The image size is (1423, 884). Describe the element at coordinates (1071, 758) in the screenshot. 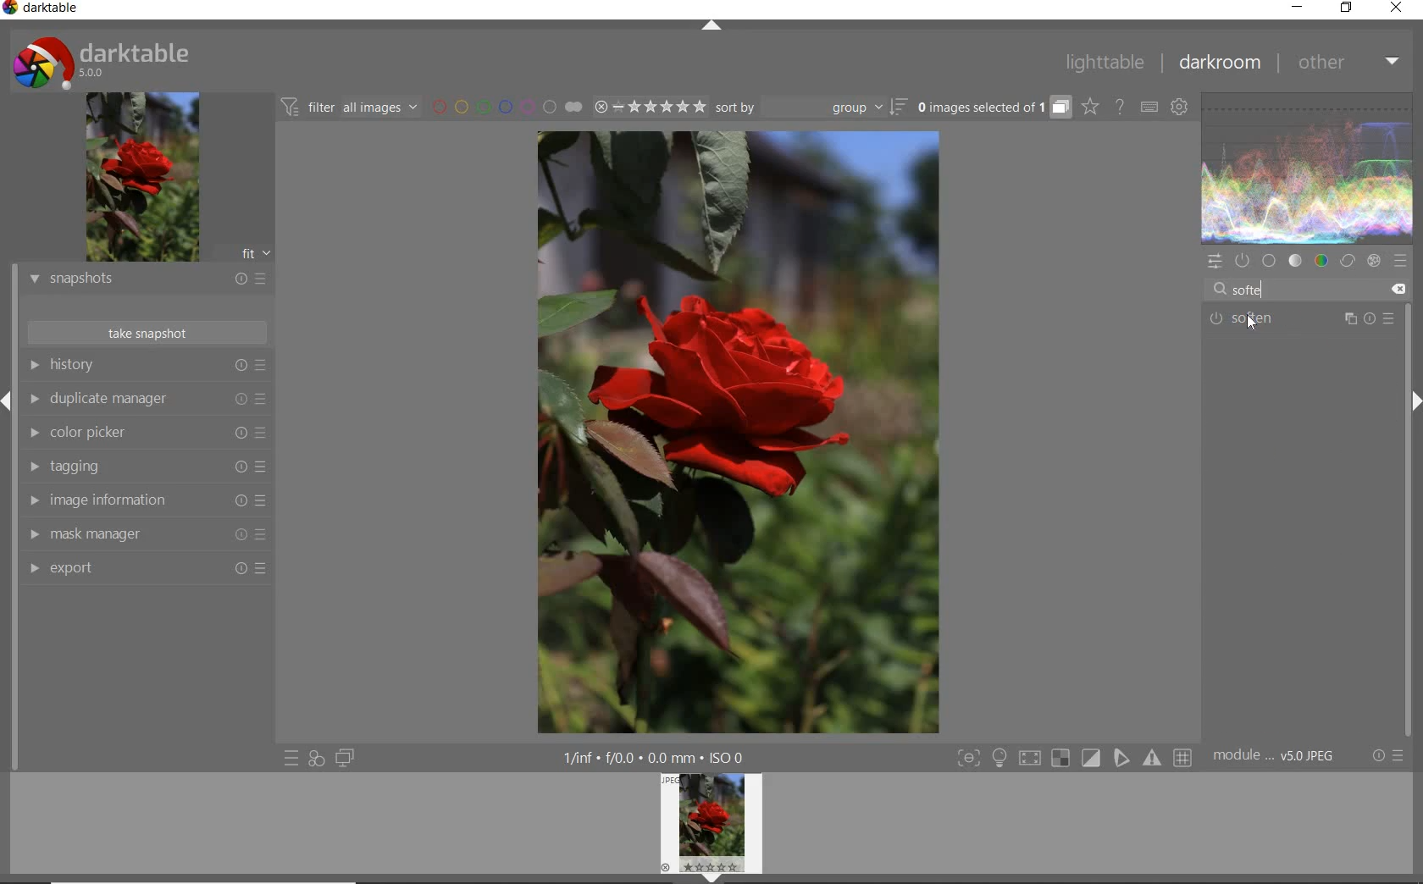

I see `Toggle modes` at that location.